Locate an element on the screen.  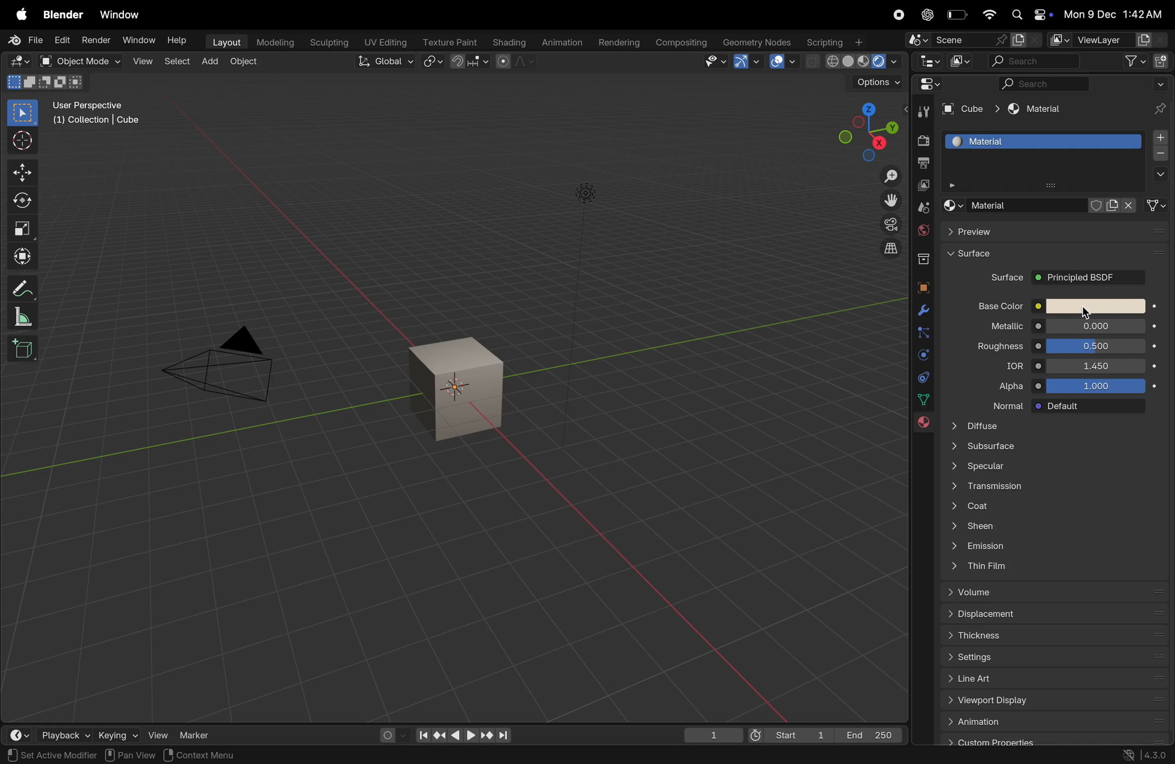
unlink data is located at coordinates (1132, 205).